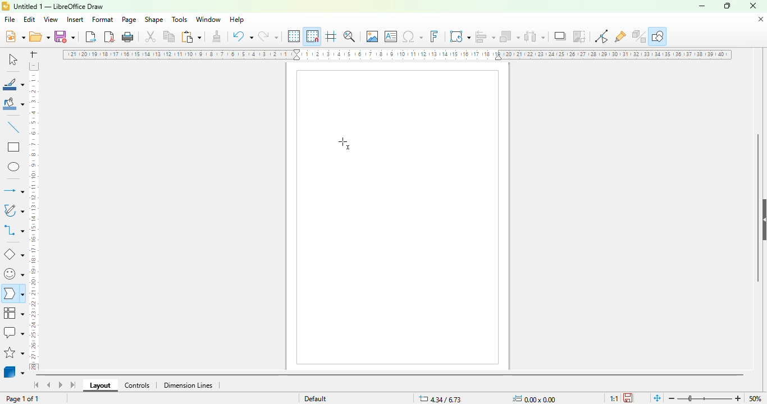 This screenshot has width=767, height=404. Describe the element at coordinates (128, 37) in the screenshot. I see `print` at that location.